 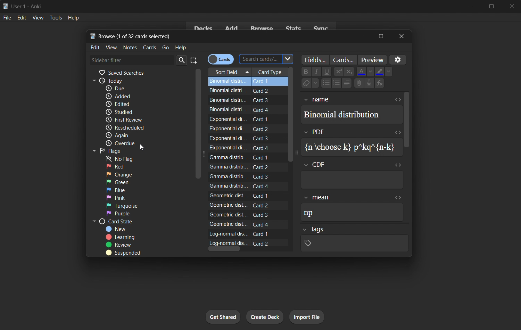 What do you see at coordinates (263, 27) in the screenshot?
I see `browse` at bounding box center [263, 27].